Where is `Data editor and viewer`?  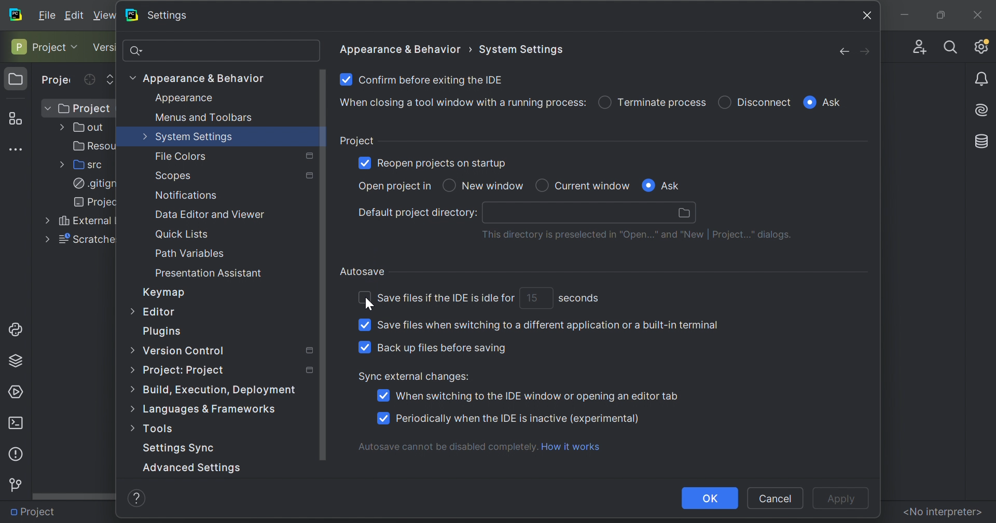 Data editor and viewer is located at coordinates (209, 214).